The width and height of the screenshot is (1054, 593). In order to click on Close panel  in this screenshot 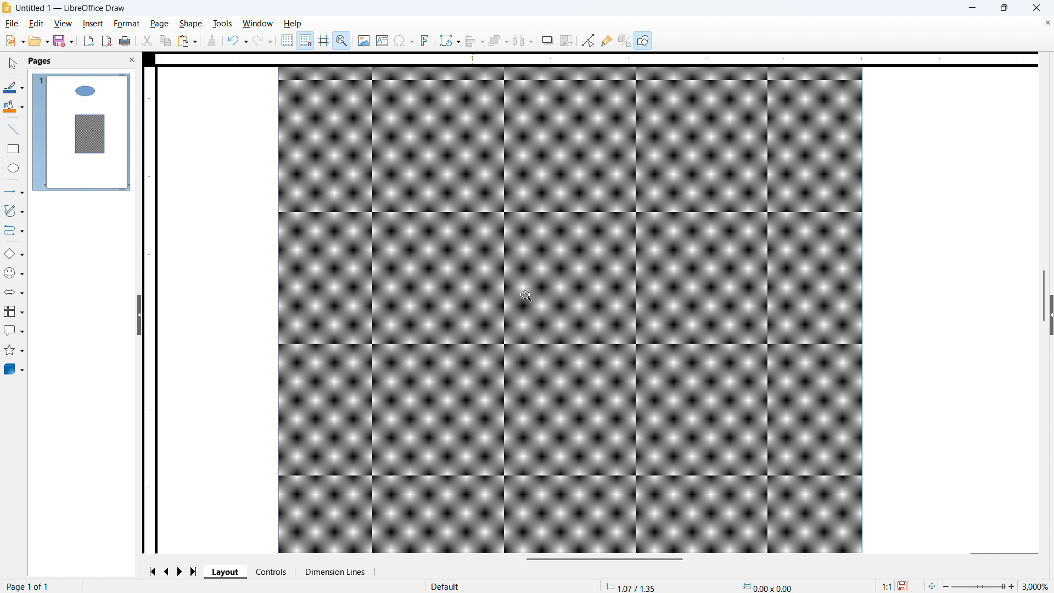, I will do `click(132, 60)`.